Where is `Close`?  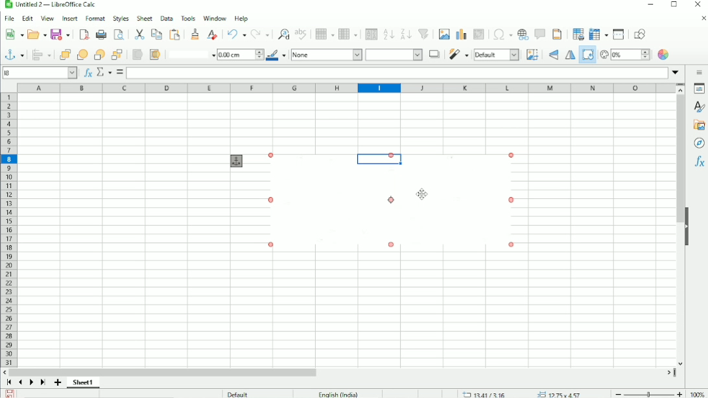
Close is located at coordinates (697, 5).